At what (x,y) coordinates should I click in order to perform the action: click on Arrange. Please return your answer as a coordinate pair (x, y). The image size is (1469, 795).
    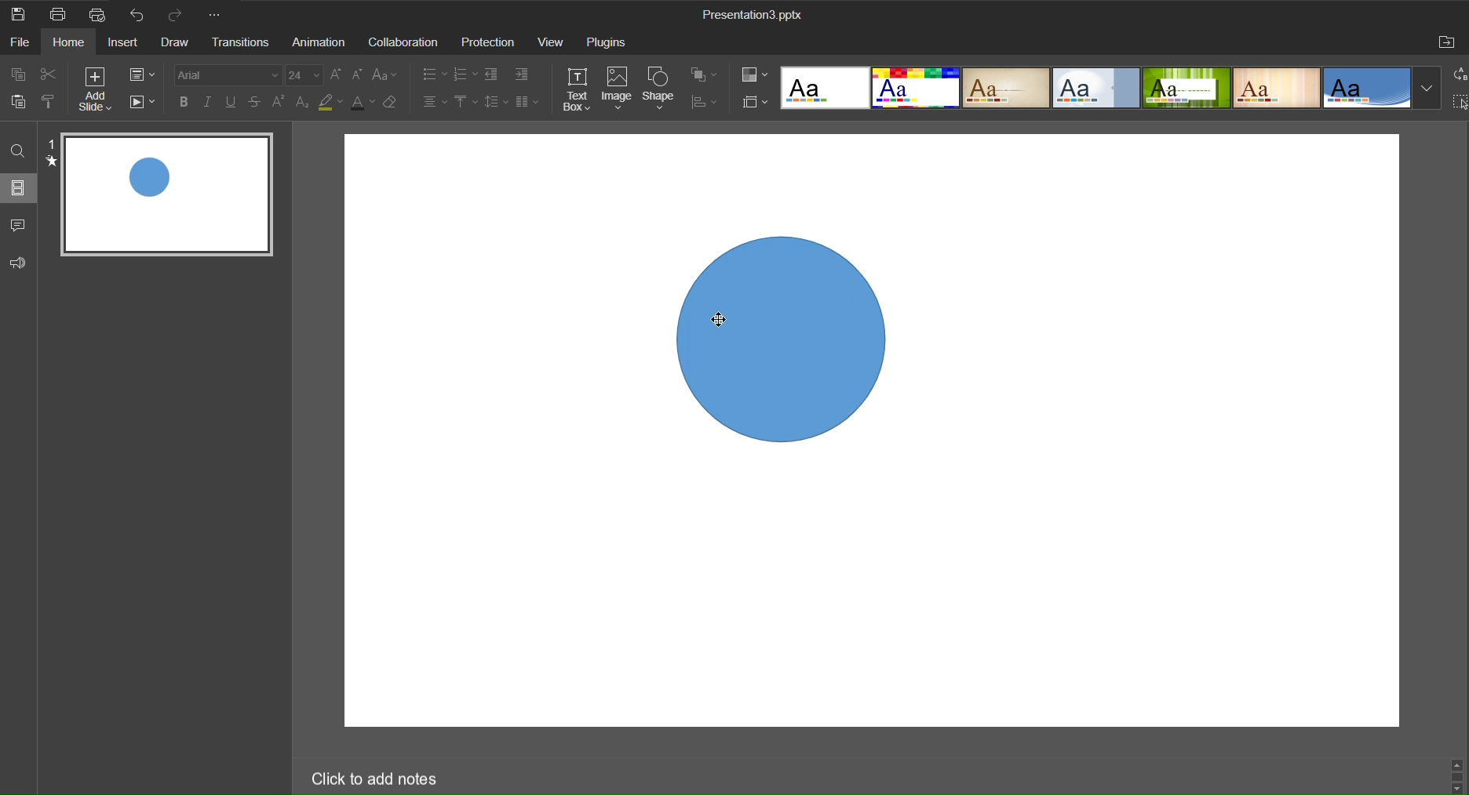
    Looking at the image, I should click on (709, 75).